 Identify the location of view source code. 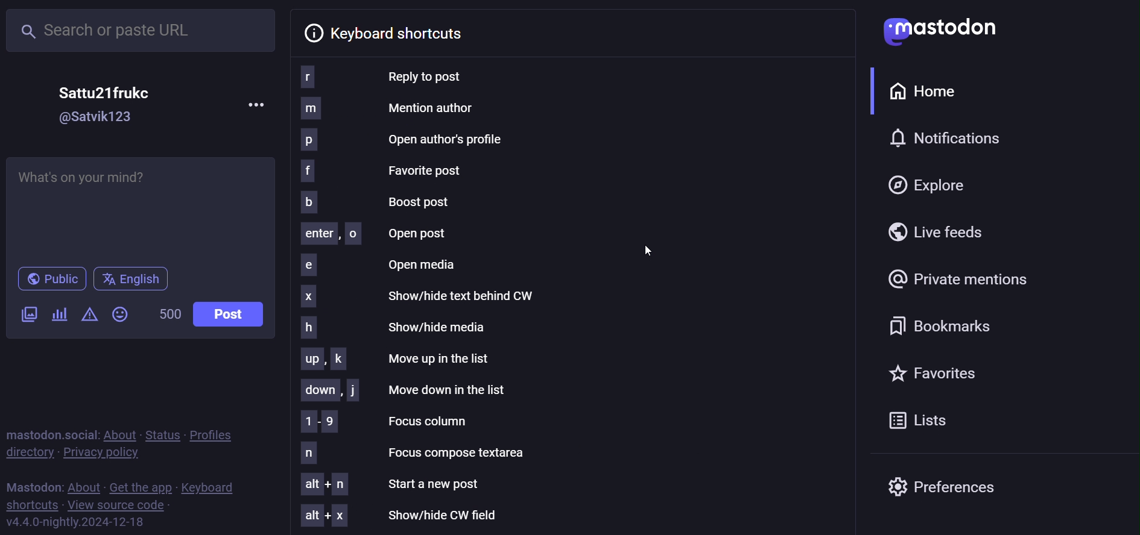
(121, 504).